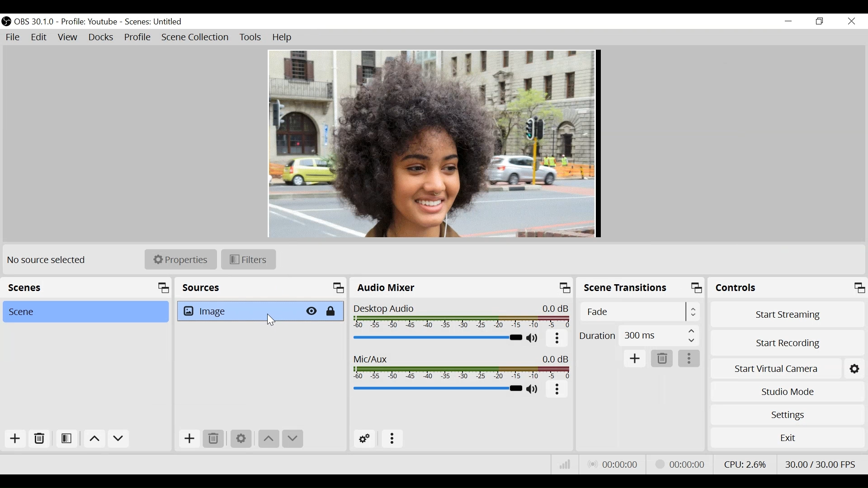 This screenshot has height=488, width=868. What do you see at coordinates (156, 22) in the screenshot?
I see `Scenes: Untitled` at bounding box center [156, 22].